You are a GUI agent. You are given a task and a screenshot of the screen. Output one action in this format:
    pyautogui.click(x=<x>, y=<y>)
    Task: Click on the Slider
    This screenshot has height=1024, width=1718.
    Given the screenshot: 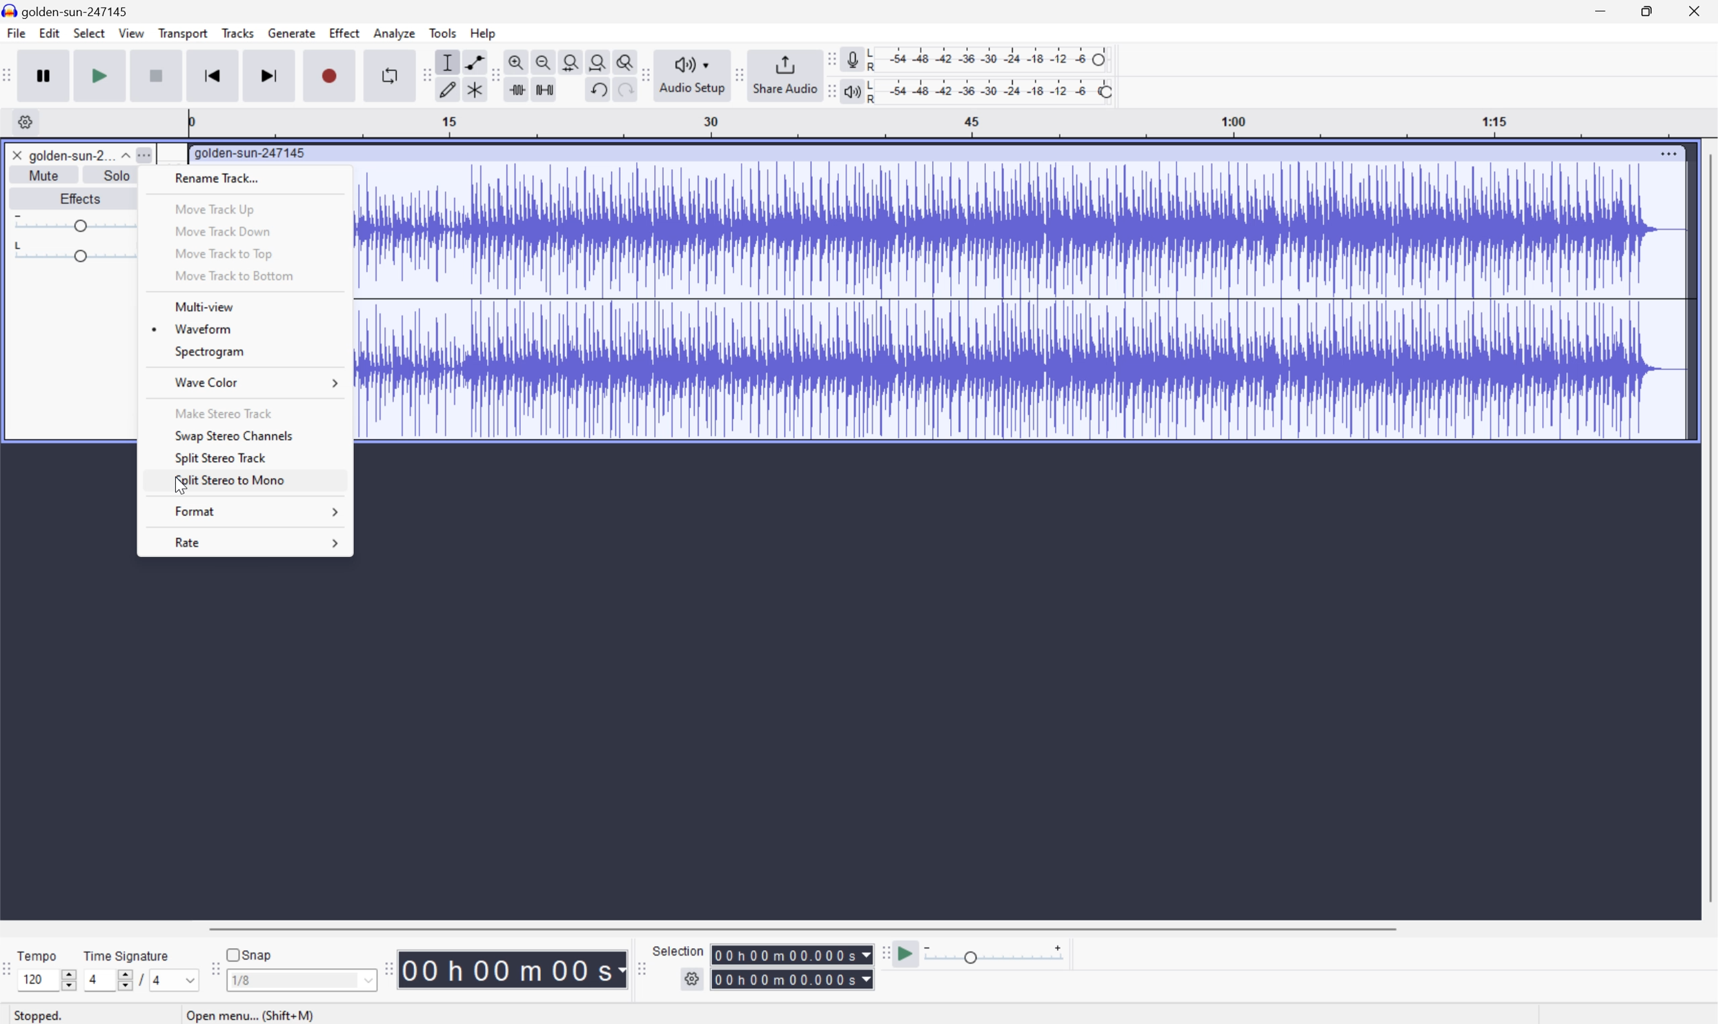 What is the action you would take?
    pyautogui.click(x=79, y=253)
    